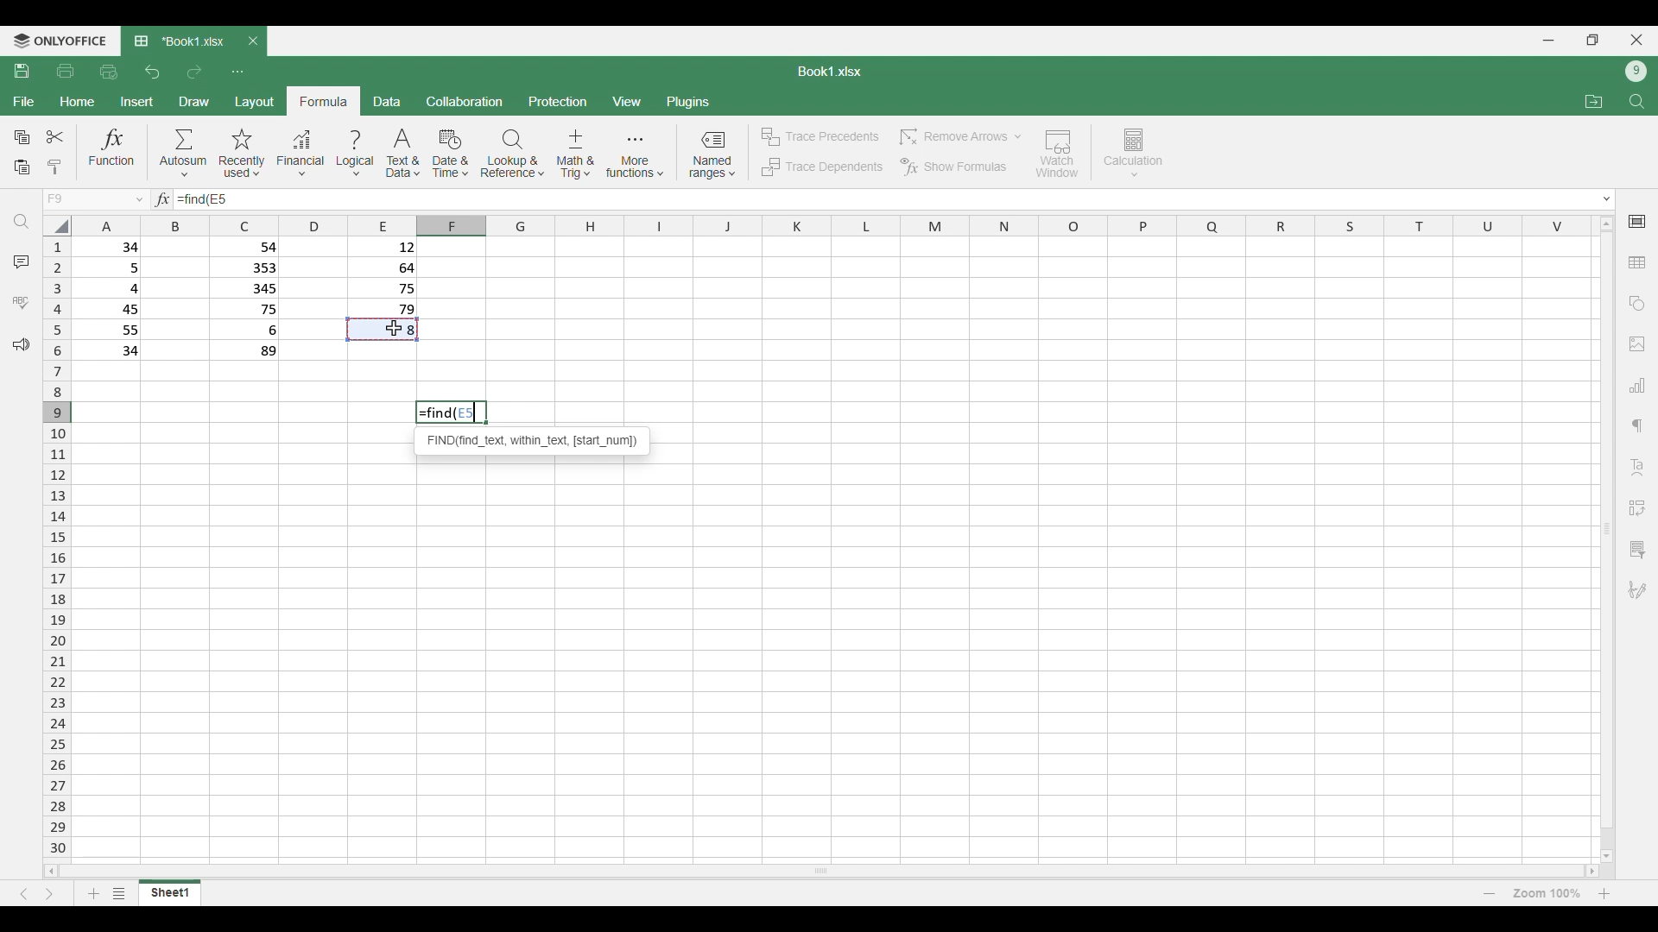  Describe the element at coordinates (1134, 153) in the screenshot. I see `Calculation options` at that location.